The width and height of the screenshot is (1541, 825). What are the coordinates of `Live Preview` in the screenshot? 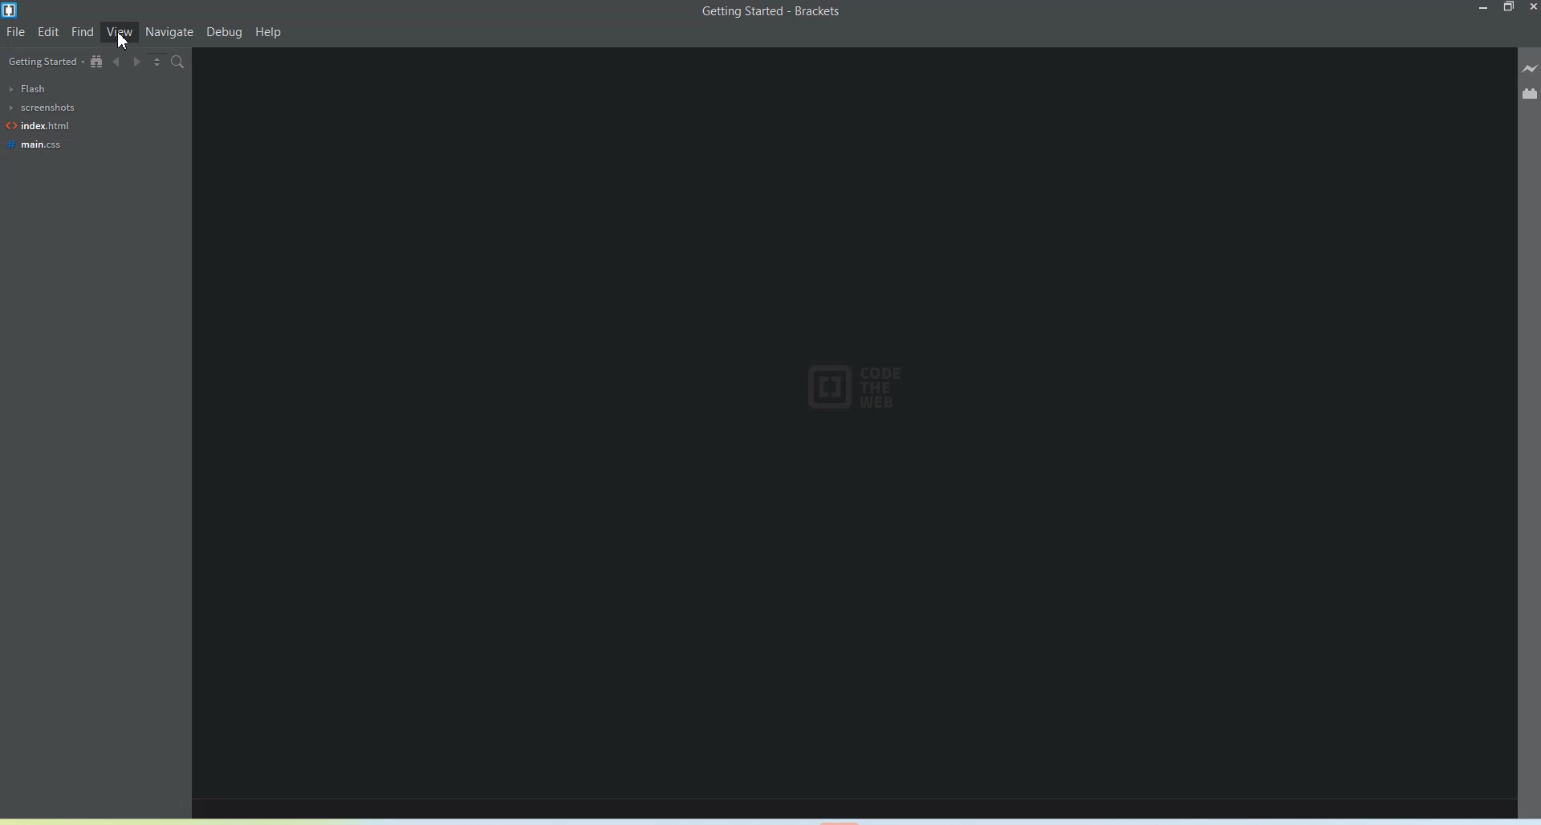 It's located at (1530, 67).